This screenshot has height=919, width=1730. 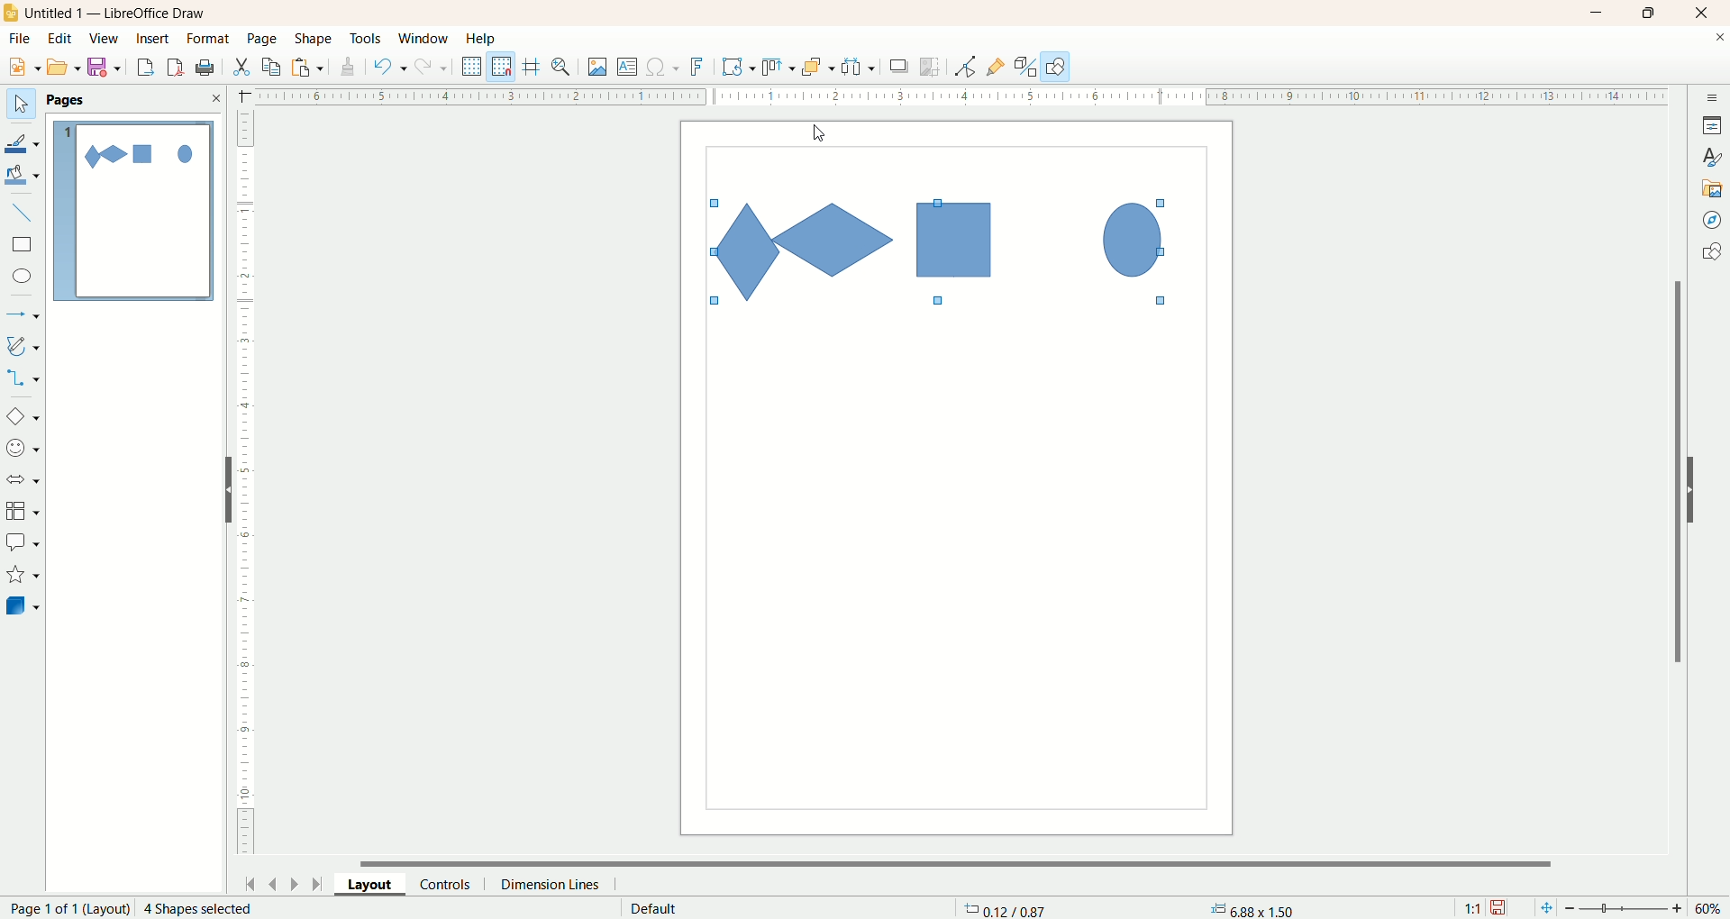 What do you see at coordinates (1719, 41) in the screenshot?
I see `close` at bounding box center [1719, 41].